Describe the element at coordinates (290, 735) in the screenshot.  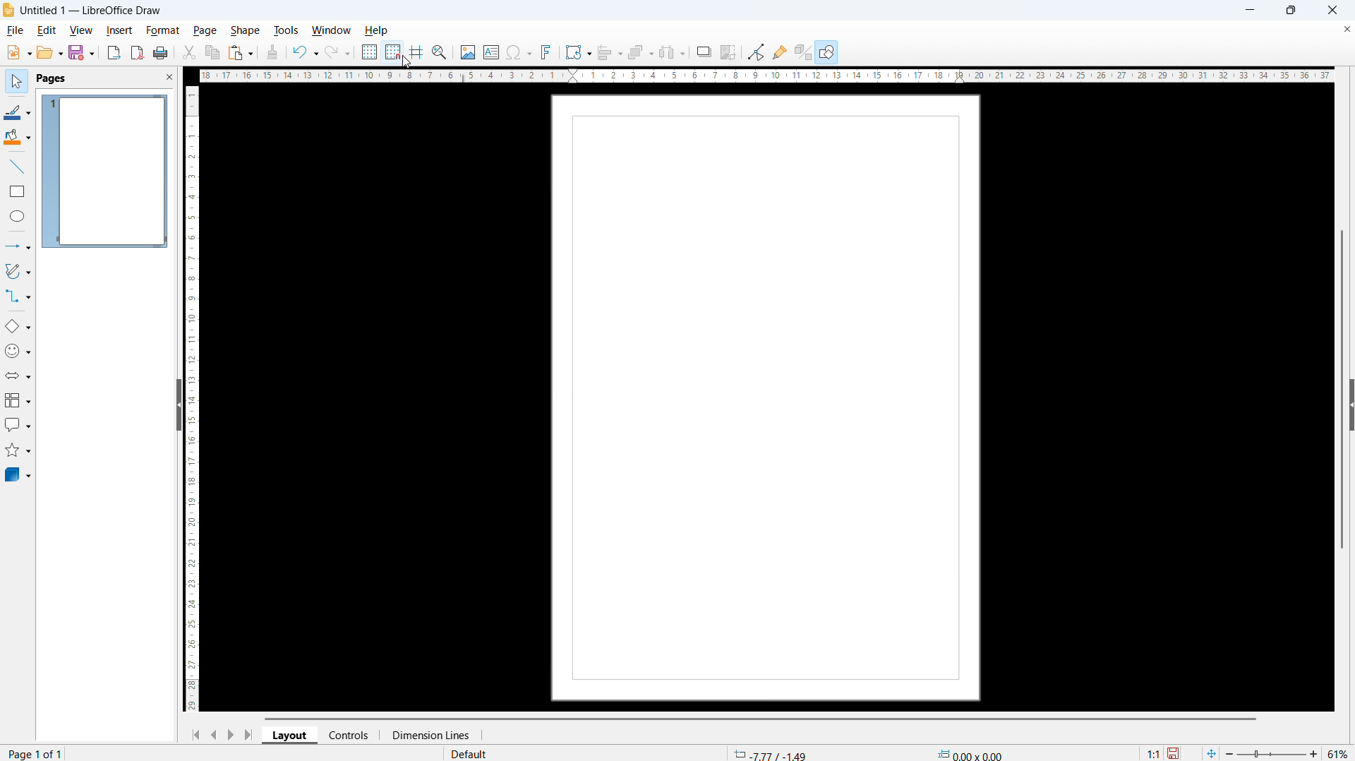
I see `layout` at that location.